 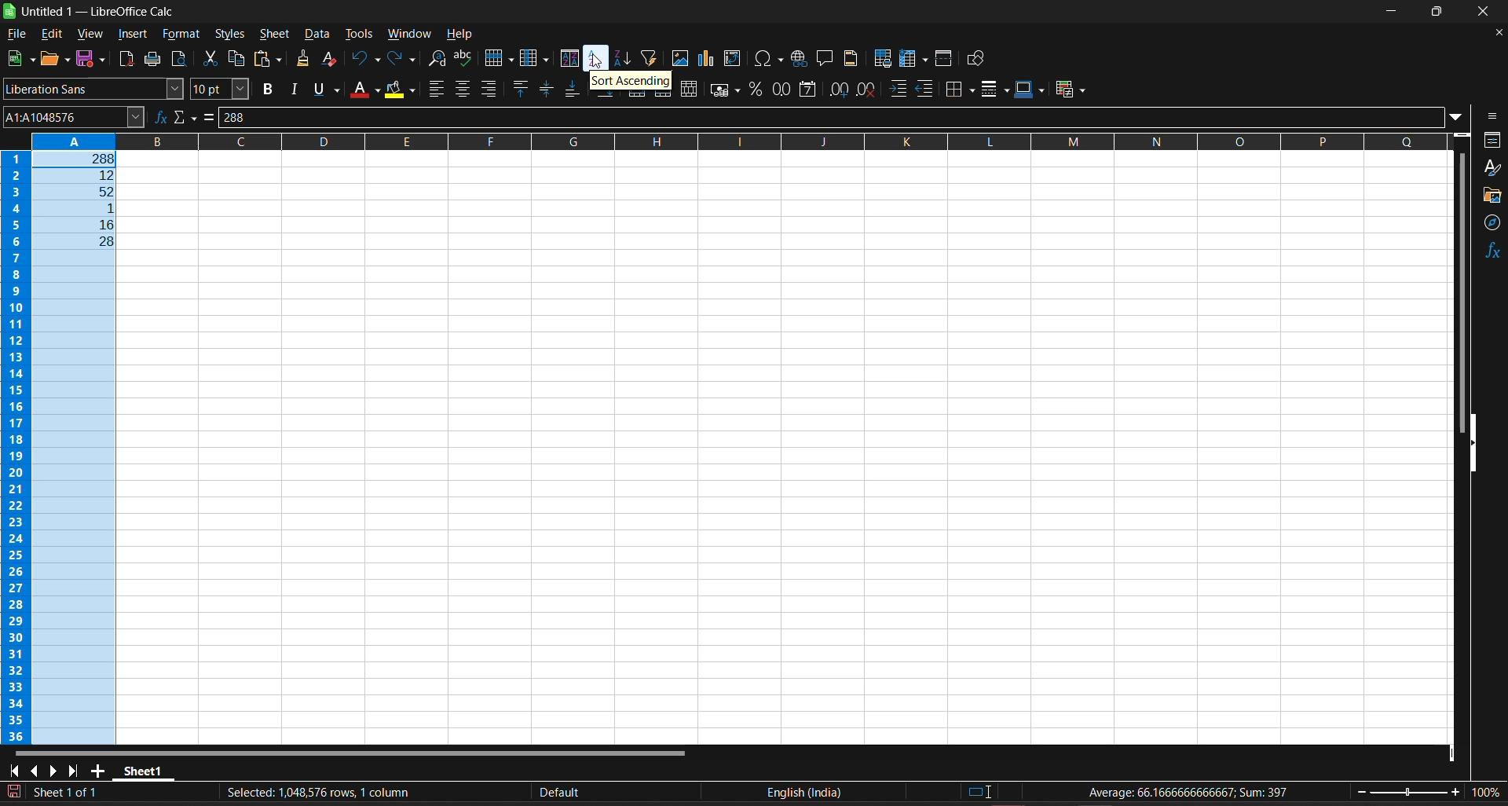 What do you see at coordinates (69, 793) in the screenshot?
I see `current sheet number` at bounding box center [69, 793].